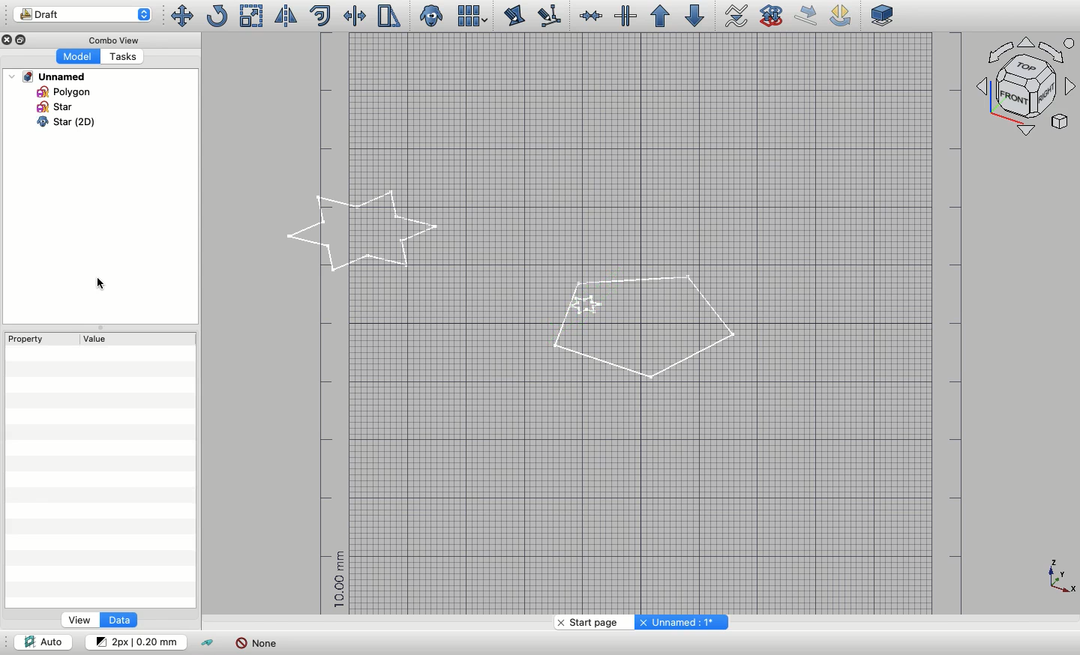 This screenshot has height=655, width=1080. Describe the element at coordinates (1024, 85) in the screenshot. I see `Navigation styles` at that location.